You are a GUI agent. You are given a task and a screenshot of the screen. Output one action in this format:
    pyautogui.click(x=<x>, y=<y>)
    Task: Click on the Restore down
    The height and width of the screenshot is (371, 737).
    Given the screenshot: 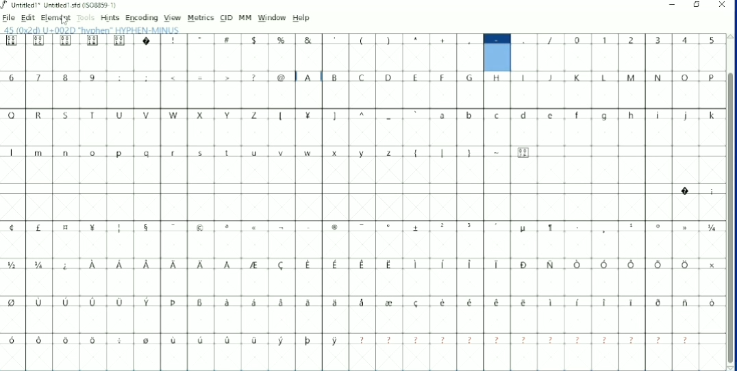 What is the action you would take?
    pyautogui.click(x=698, y=5)
    